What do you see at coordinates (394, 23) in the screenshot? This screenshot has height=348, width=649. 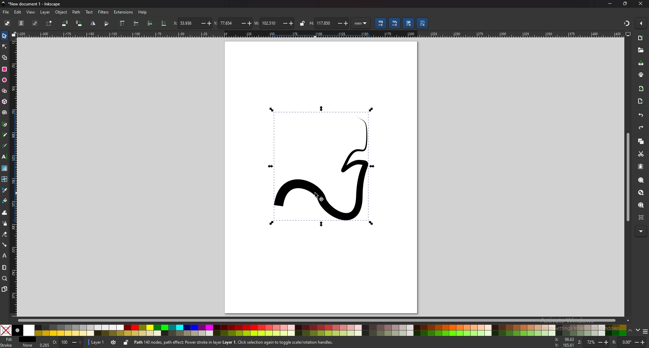 I see `scale radii` at bounding box center [394, 23].